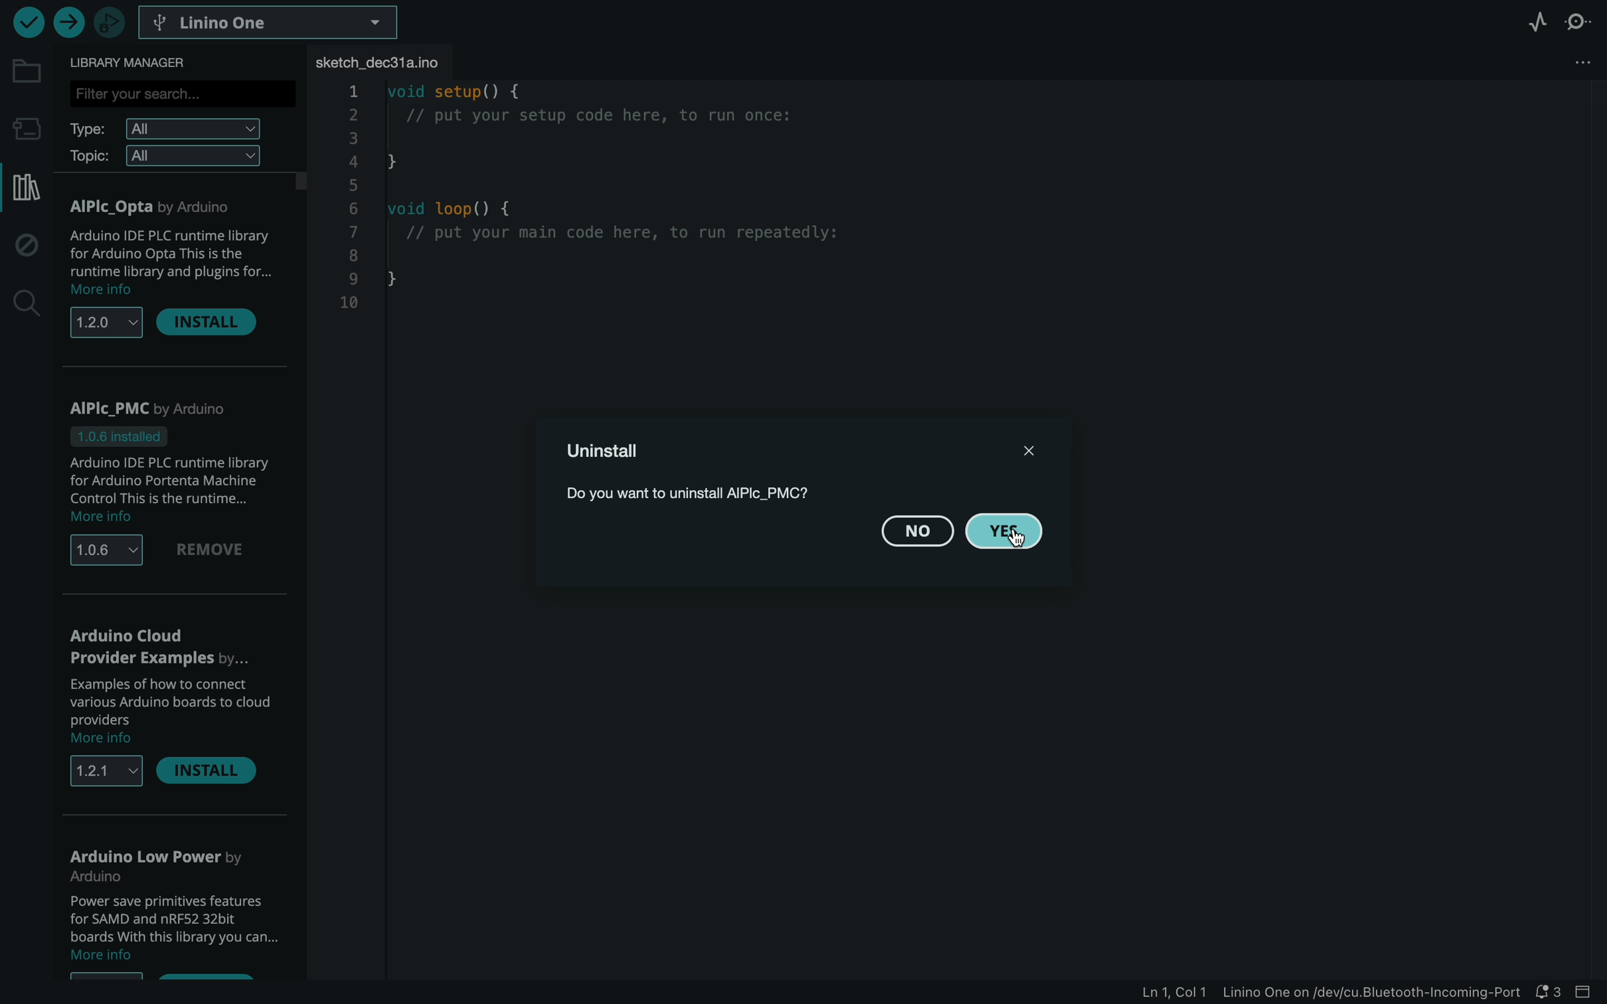 Image resolution: width=1607 pixels, height=1004 pixels. Describe the element at coordinates (593, 200) in the screenshot. I see `code` at that location.